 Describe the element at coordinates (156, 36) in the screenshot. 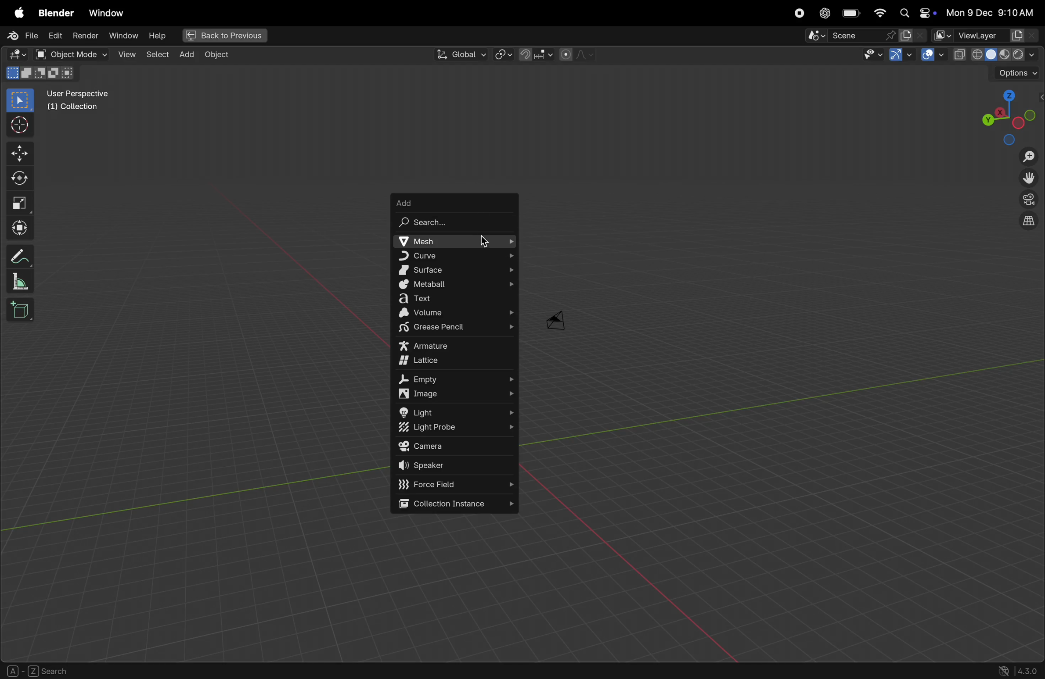

I see `Hlep` at that location.